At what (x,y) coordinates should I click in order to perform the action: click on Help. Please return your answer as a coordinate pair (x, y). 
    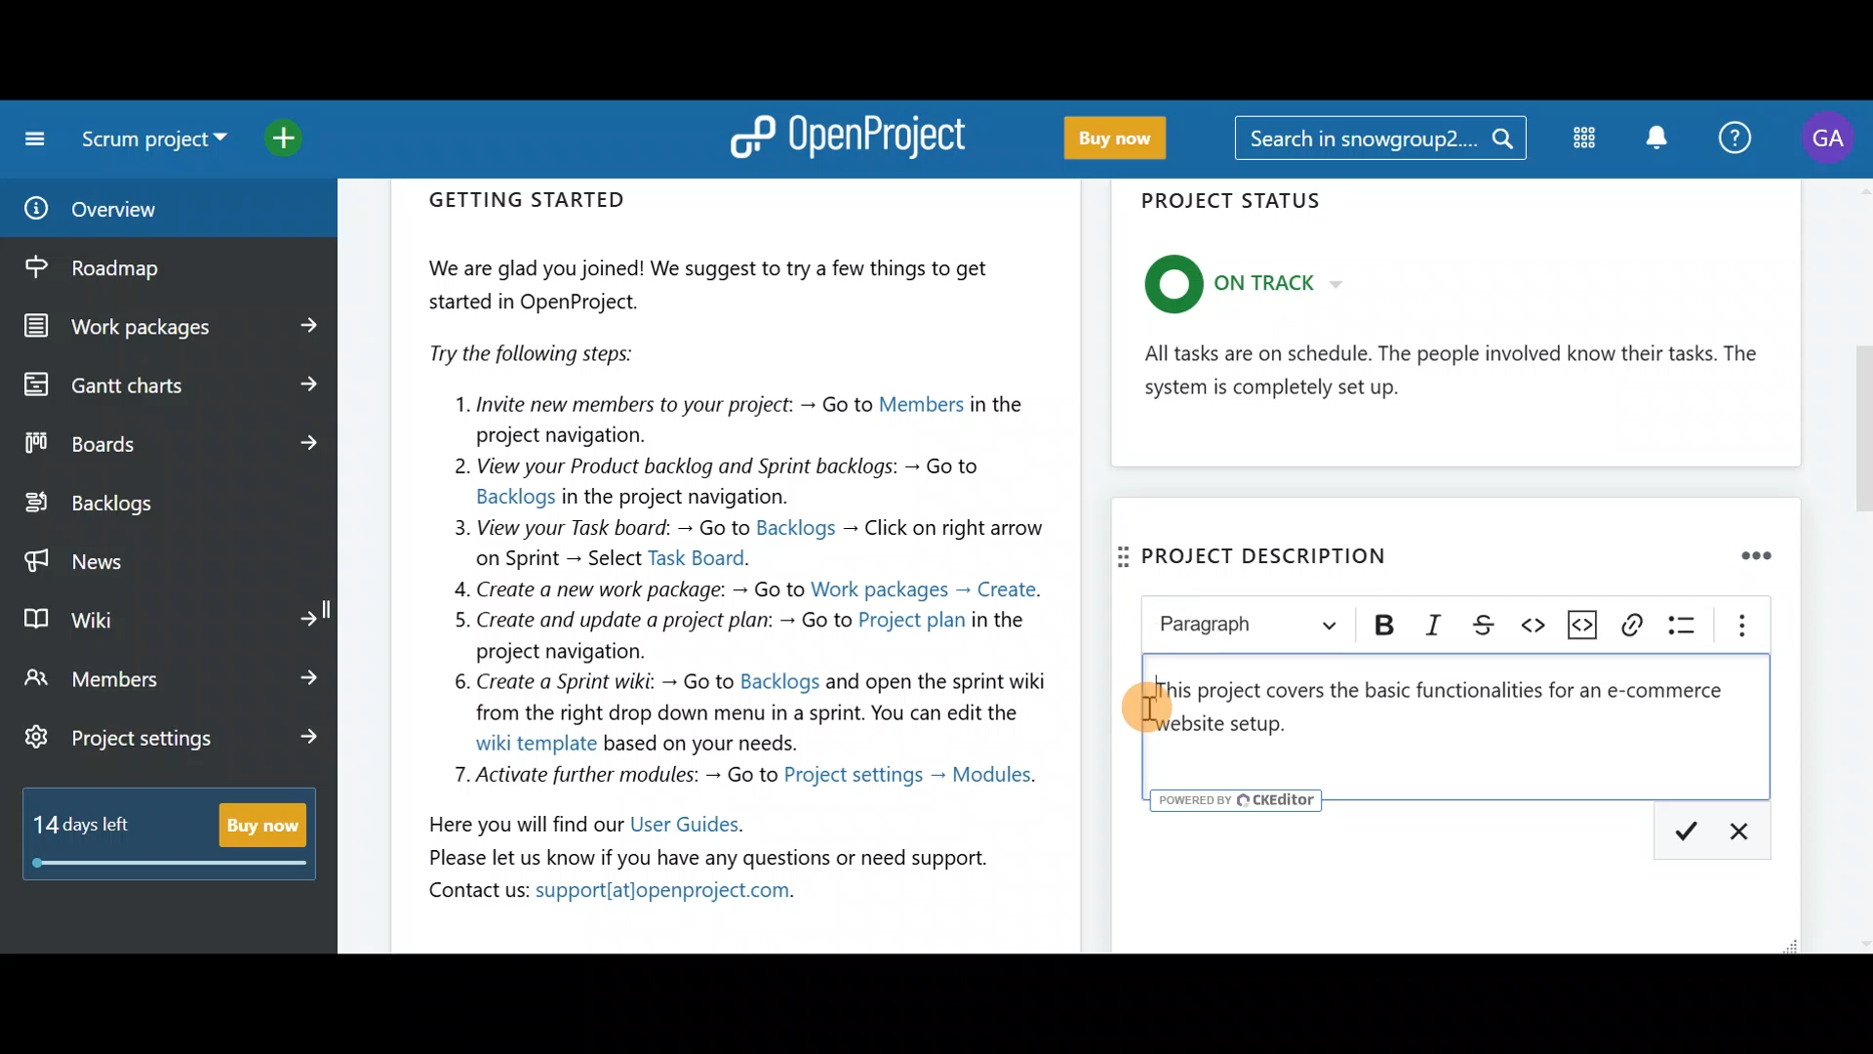
    Looking at the image, I should click on (1738, 135).